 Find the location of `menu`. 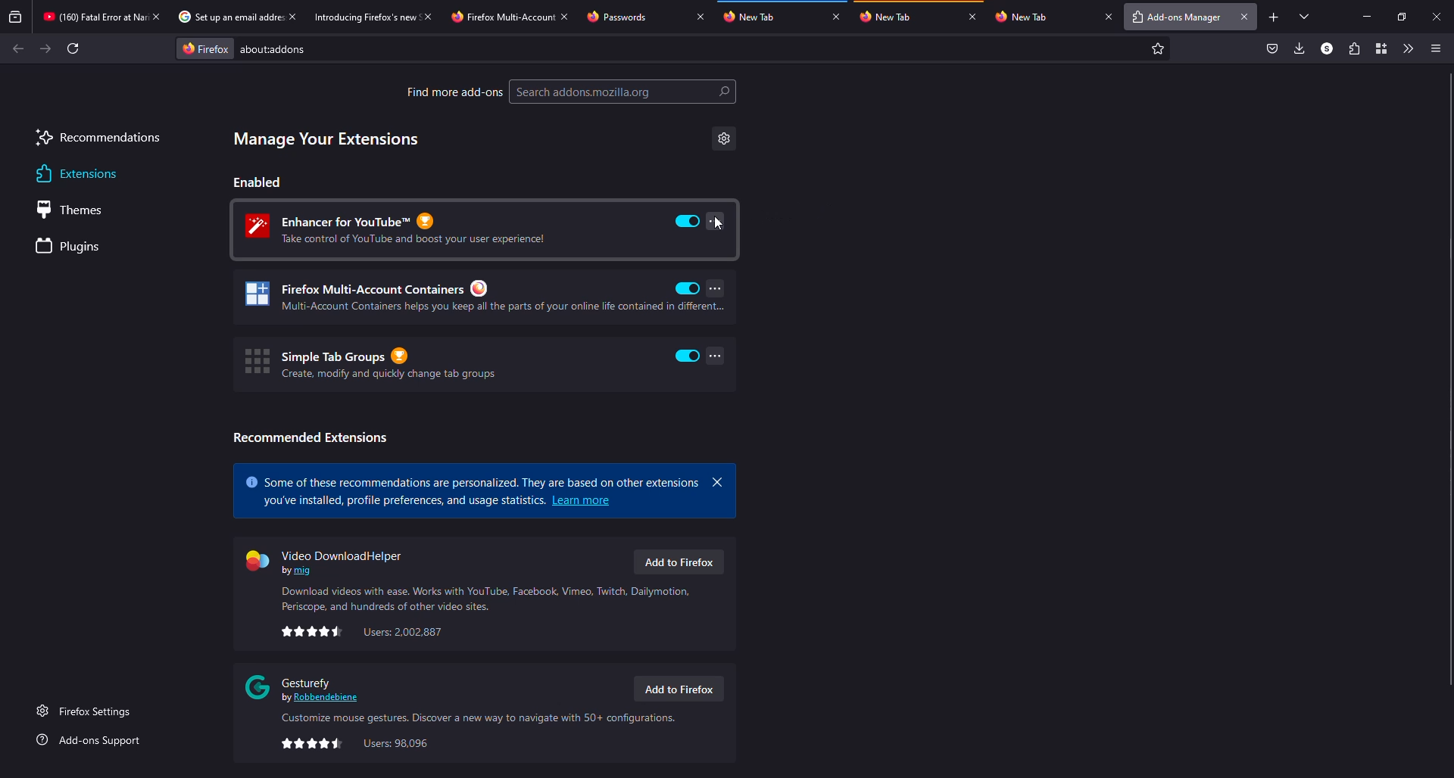

menu is located at coordinates (1434, 49).